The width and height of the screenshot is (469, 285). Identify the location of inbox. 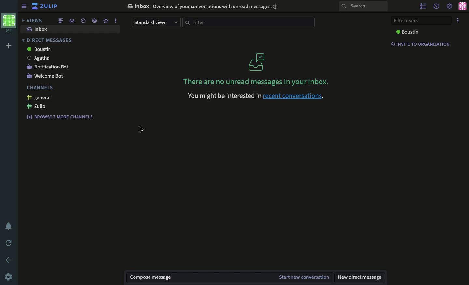
(38, 30).